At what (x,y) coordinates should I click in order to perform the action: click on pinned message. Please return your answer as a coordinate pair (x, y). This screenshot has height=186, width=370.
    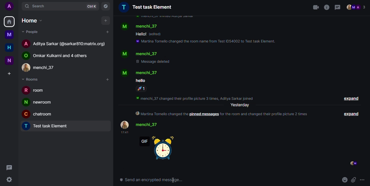
    Looking at the image, I should click on (204, 114).